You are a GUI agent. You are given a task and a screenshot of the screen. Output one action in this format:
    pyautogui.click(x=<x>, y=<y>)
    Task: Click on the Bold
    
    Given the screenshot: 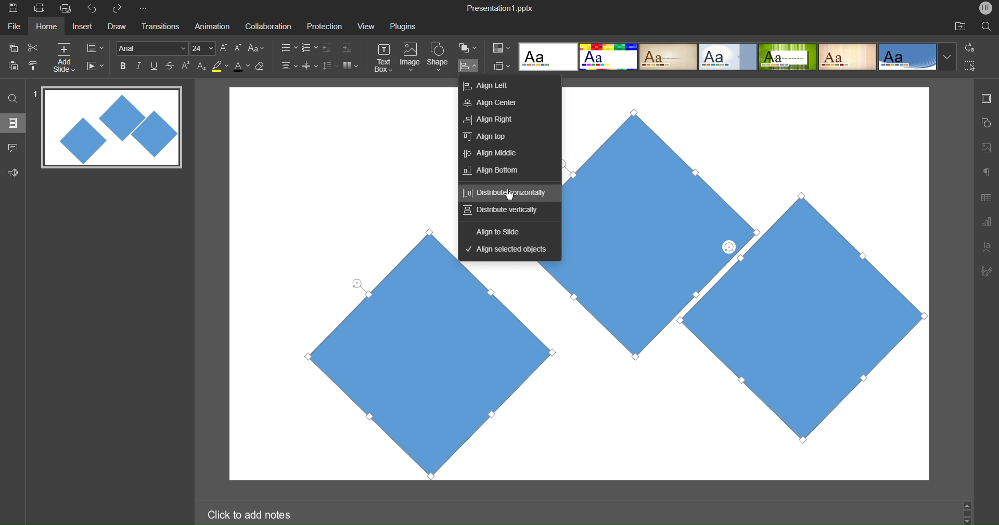 What is the action you would take?
    pyautogui.click(x=123, y=65)
    